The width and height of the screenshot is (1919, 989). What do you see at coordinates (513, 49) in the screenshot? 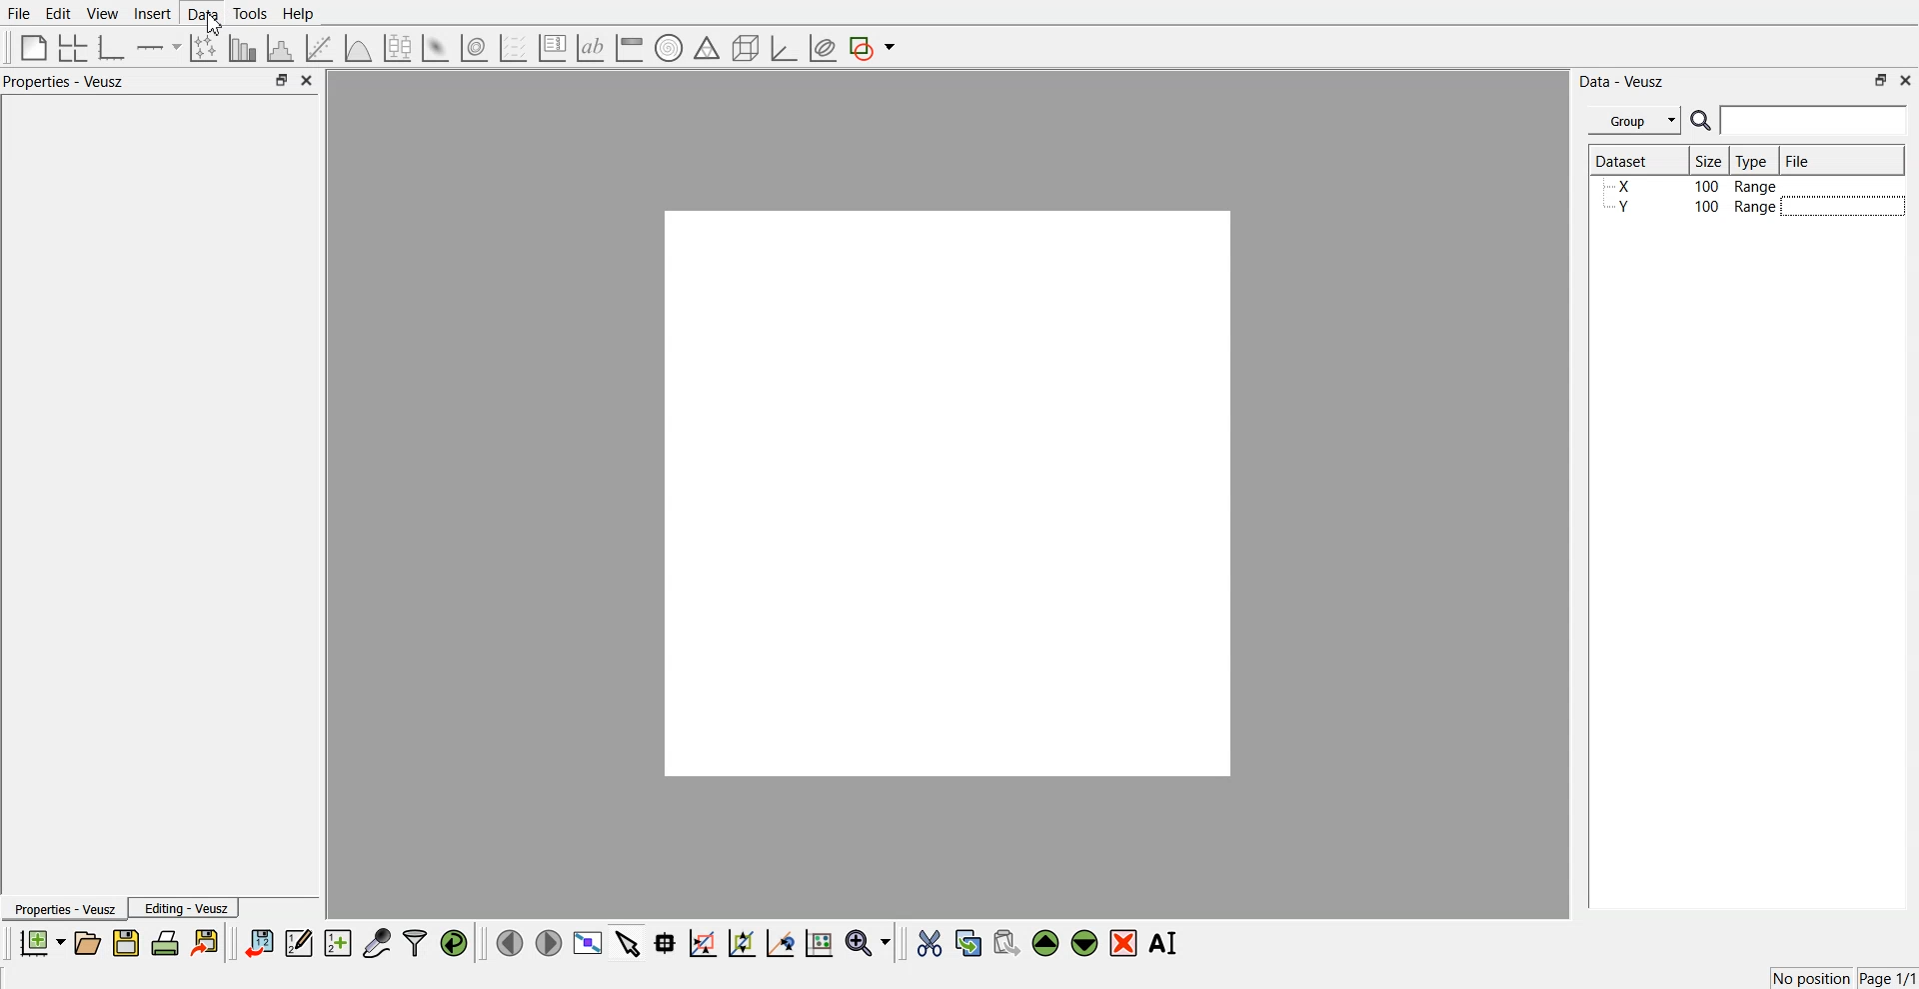
I see `Plot a vector field` at bounding box center [513, 49].